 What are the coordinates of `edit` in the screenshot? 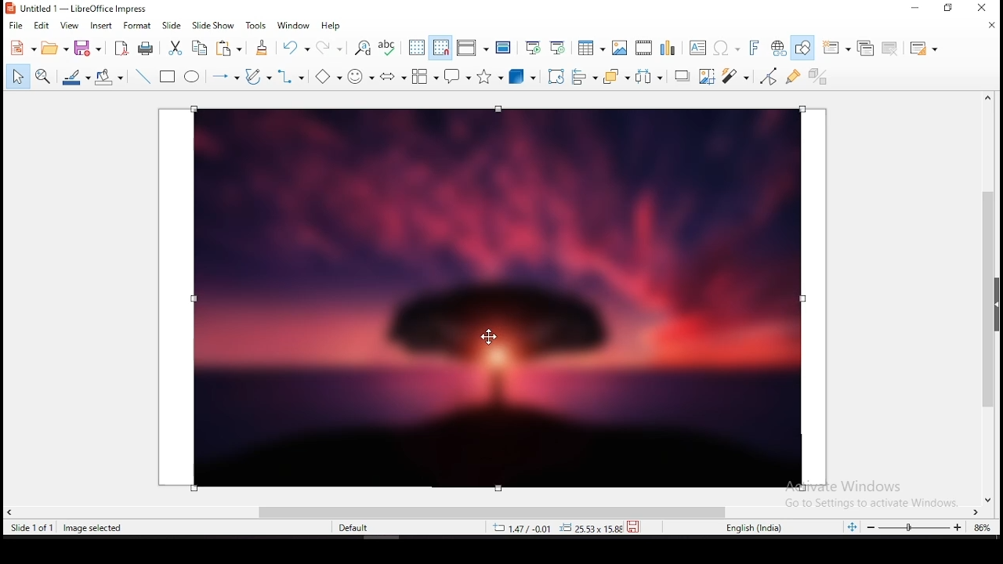 It's located at (43, 26).